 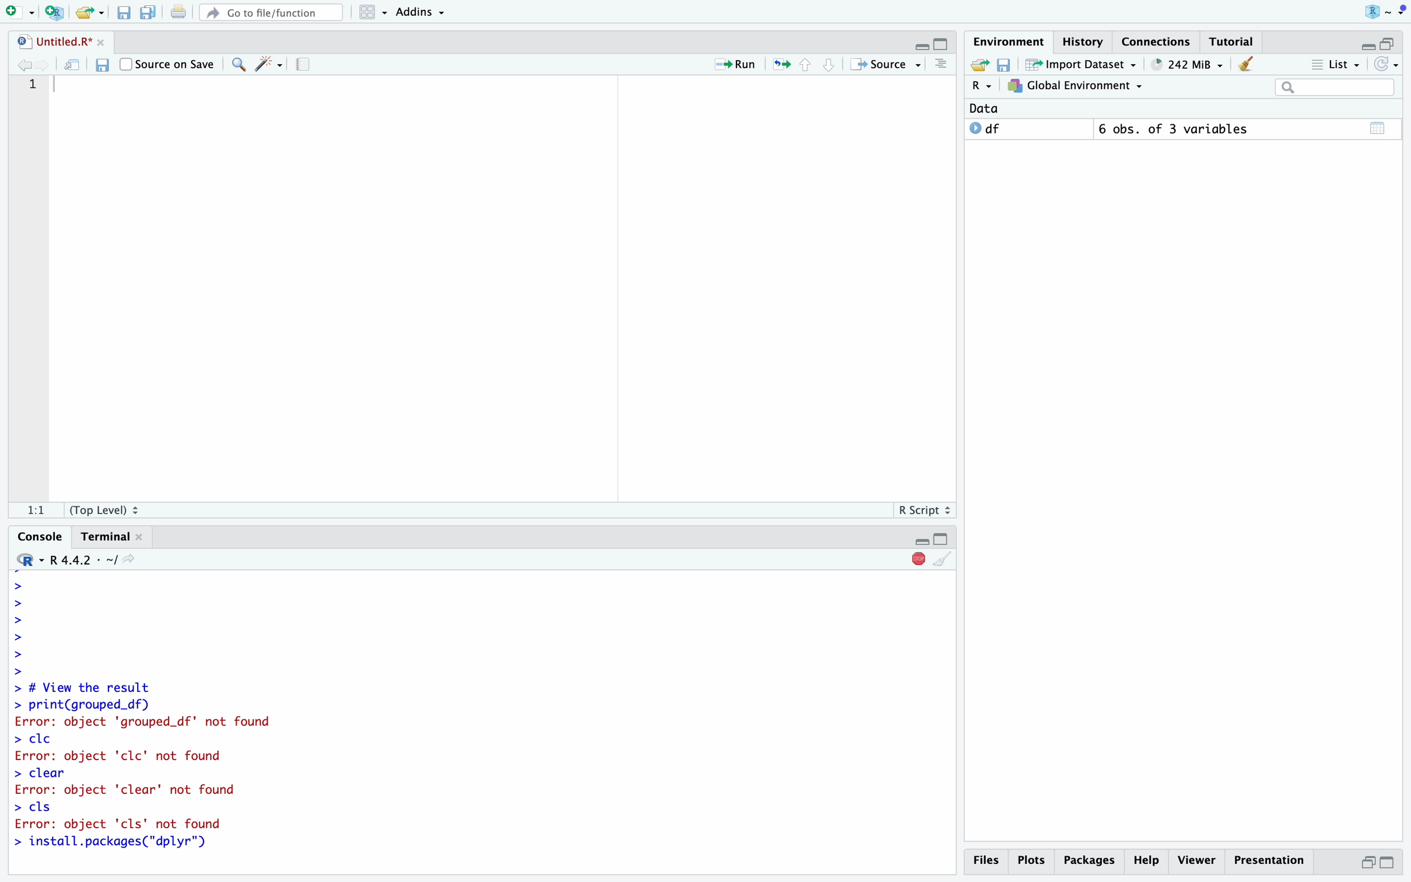 What do you see at coordinates (43, 66) in the screenshot?
I see `Go to next location` at bounding box center [43, 66].